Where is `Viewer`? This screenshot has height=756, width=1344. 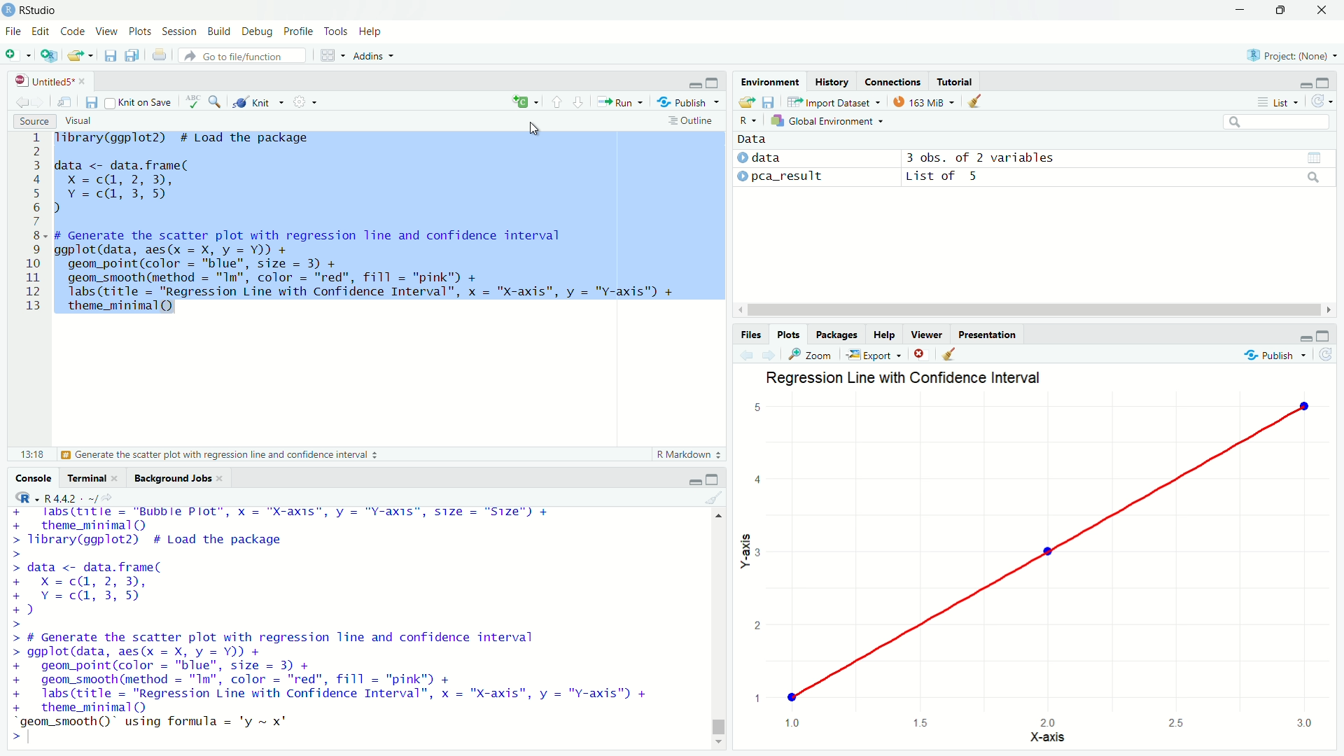
Viewer is located at coordinates (927, 334).